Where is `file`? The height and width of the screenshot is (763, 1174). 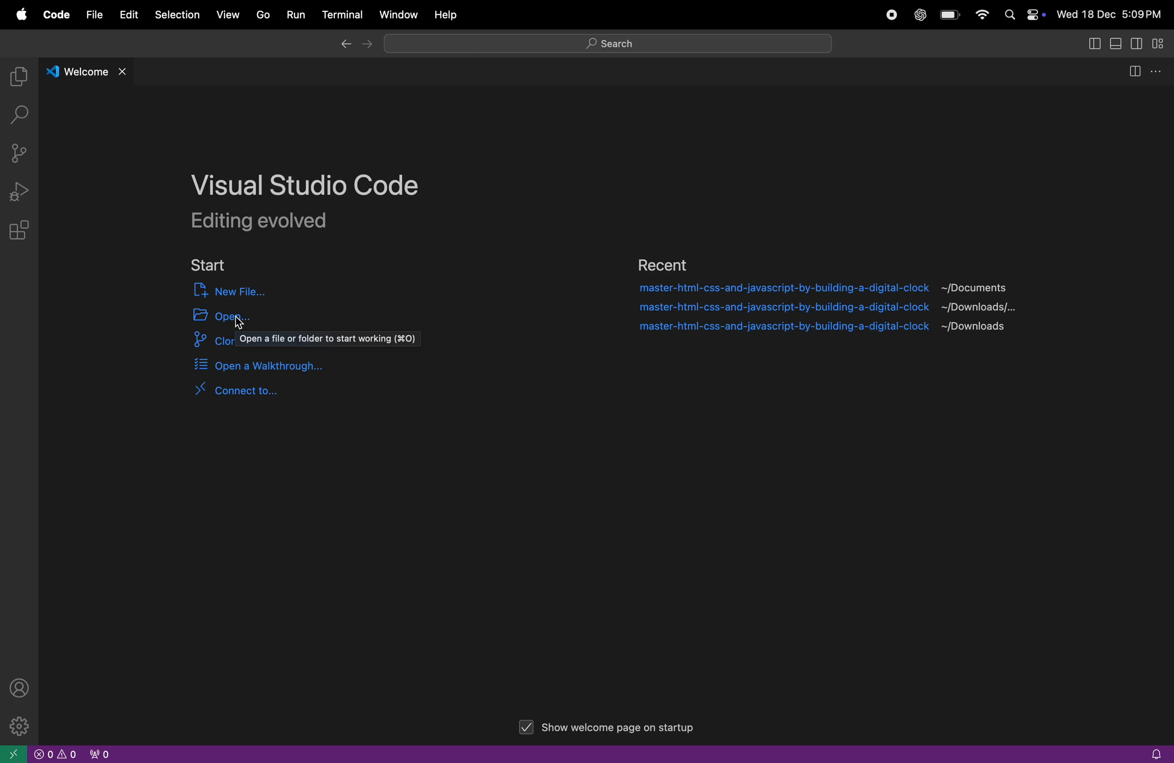 file is located at coordinates (92, 14).